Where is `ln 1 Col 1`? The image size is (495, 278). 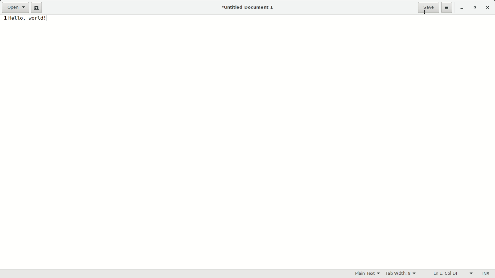 ln 1 Col 1 is located at coordinates (453, 273).